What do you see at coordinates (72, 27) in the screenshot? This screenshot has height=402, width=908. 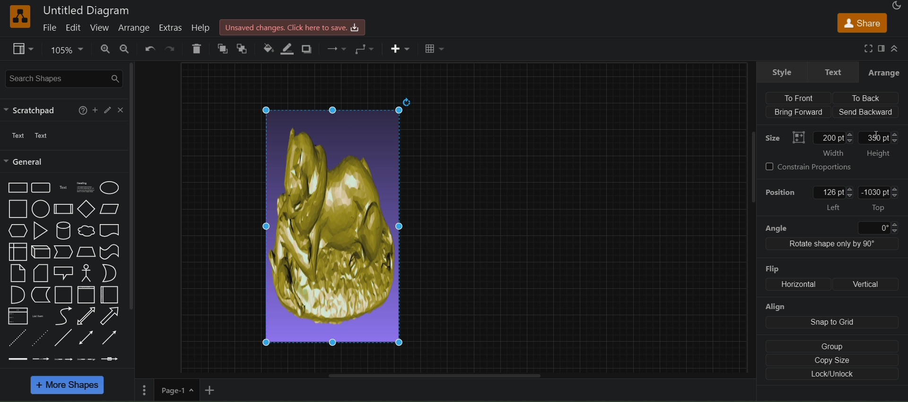 I see `edit` at bounding box center [72, 27].